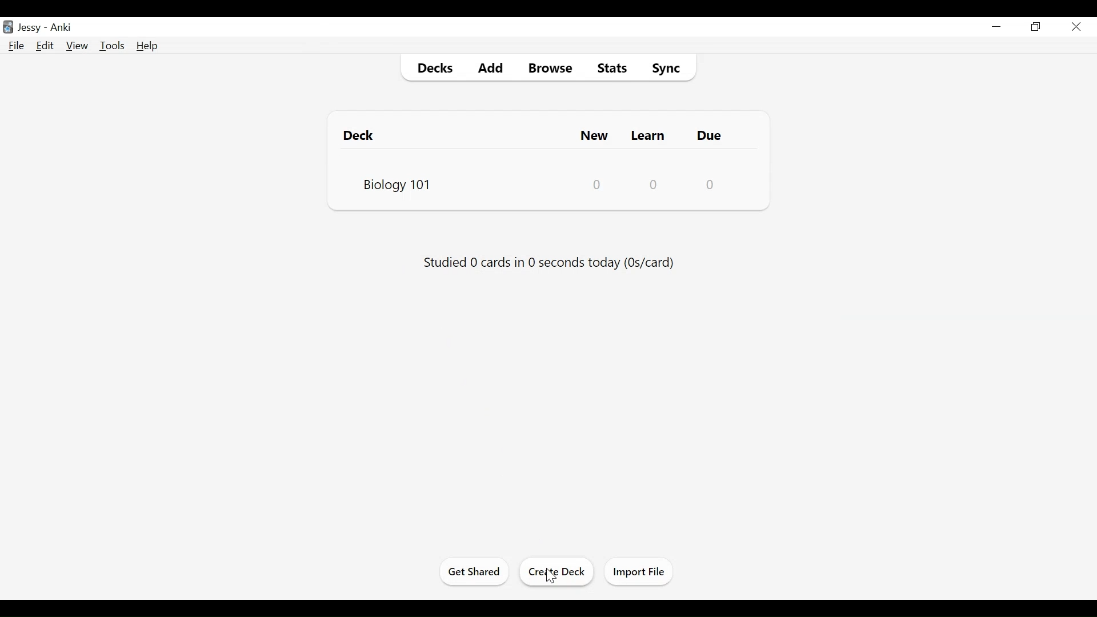 This screenshot has height=617, width=1097. Describe the element at coordinates (9, 27) in the screenshot. I see `Anki Desktop icon` at that location.